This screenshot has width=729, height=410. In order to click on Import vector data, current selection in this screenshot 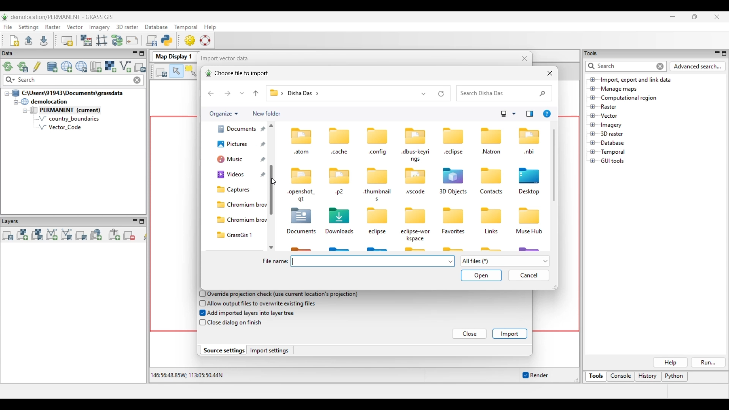, I will do `click(125, 66)`.